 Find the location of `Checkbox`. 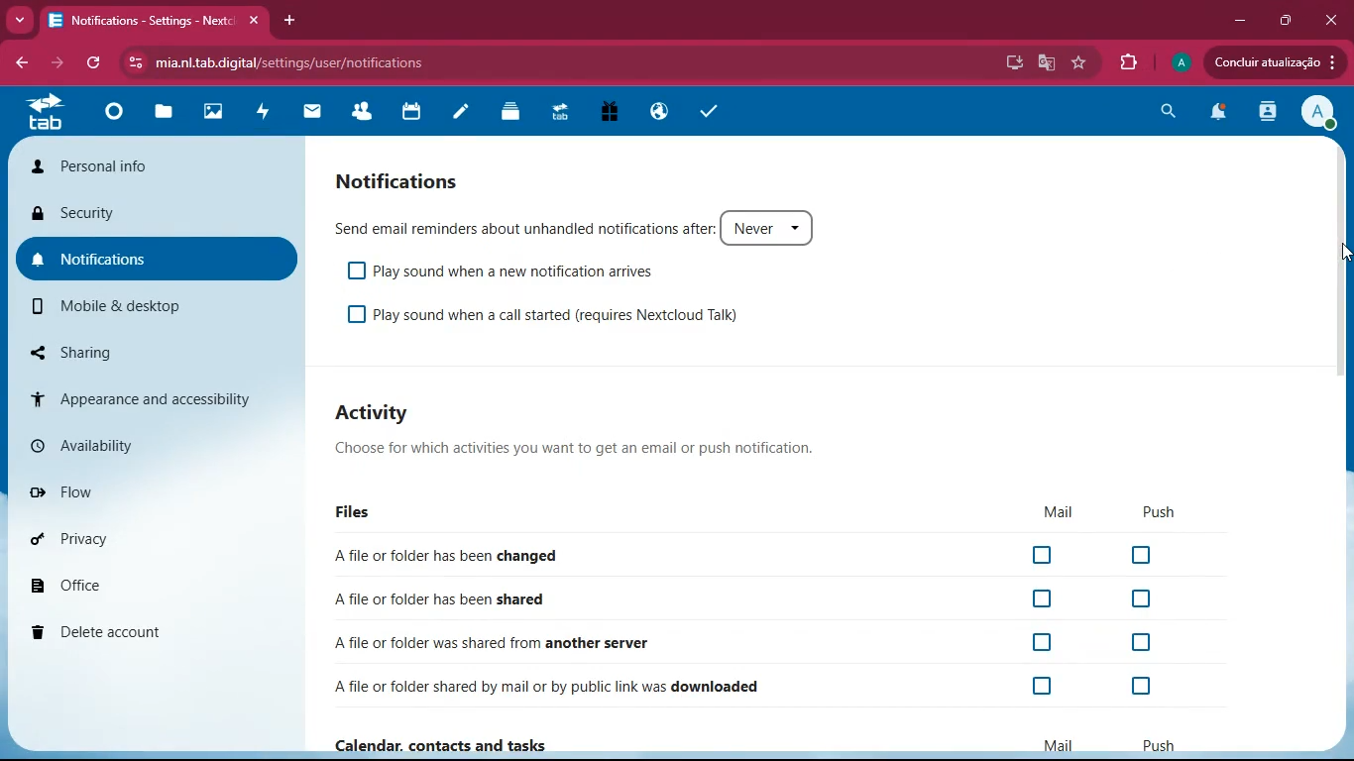

Checkbox is located at coordinates (1137, 601).